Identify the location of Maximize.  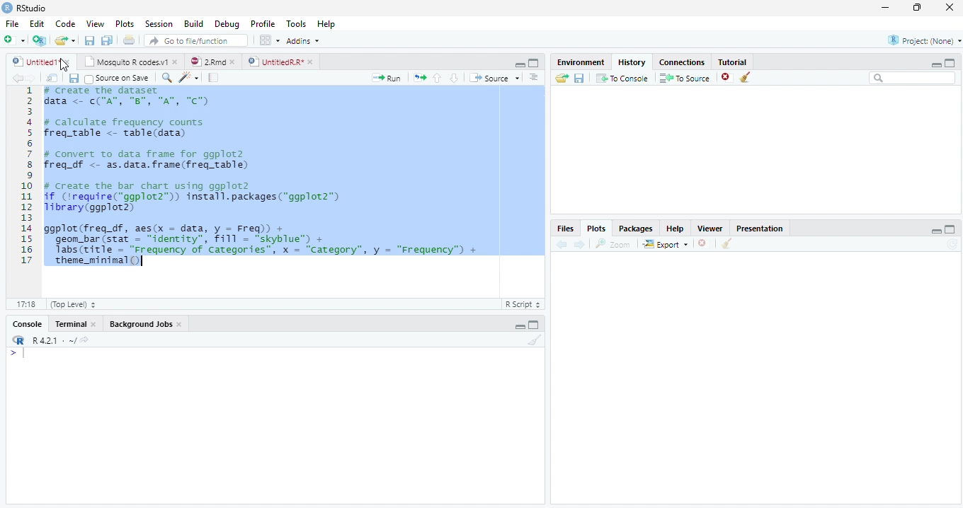
(533, 64).